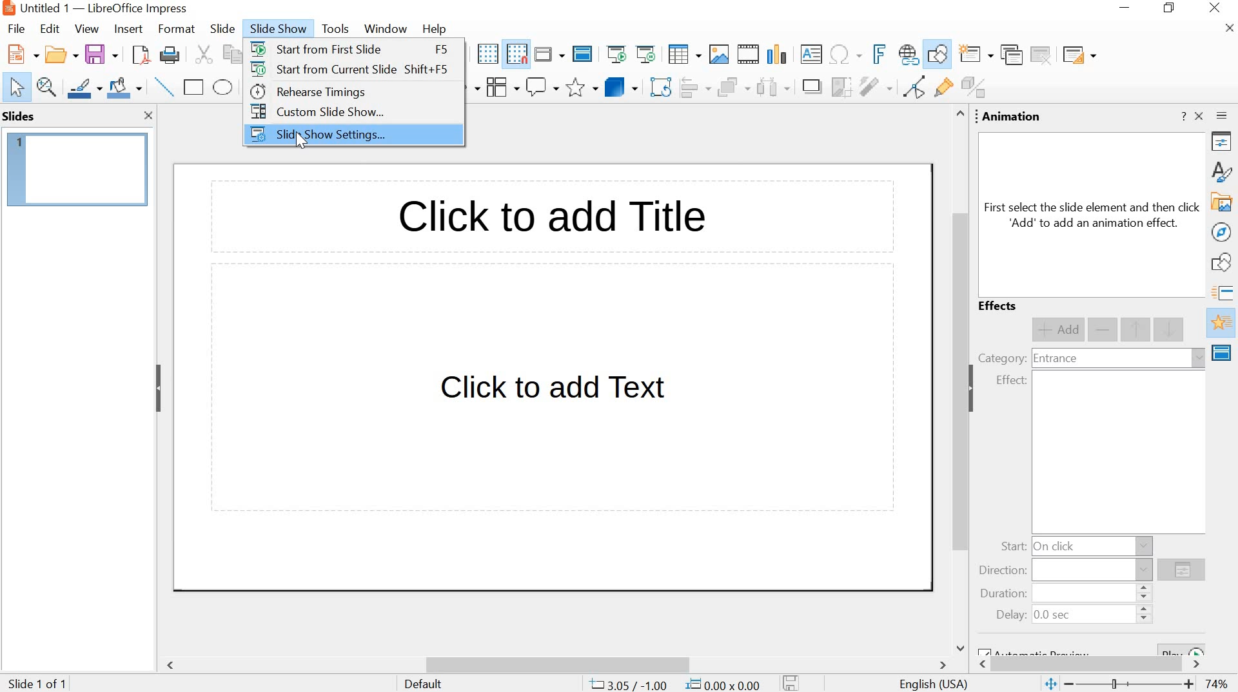  I want to click on new slide, so click(977, 55).